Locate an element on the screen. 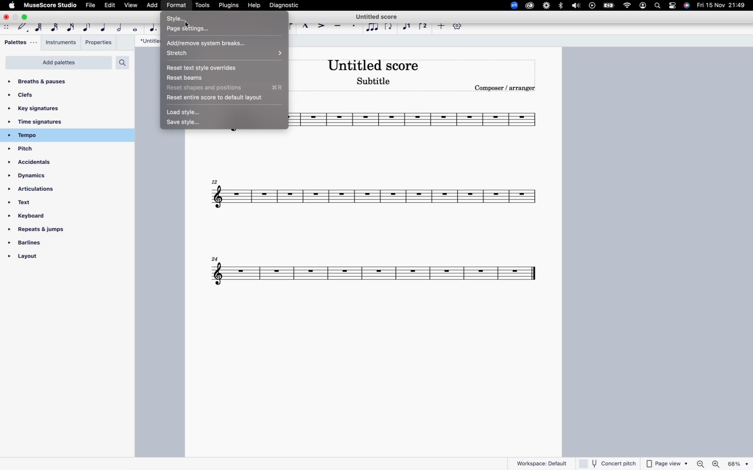 The height and width of the screenshot is (470, 753). score is located at coordinates (375, 197).